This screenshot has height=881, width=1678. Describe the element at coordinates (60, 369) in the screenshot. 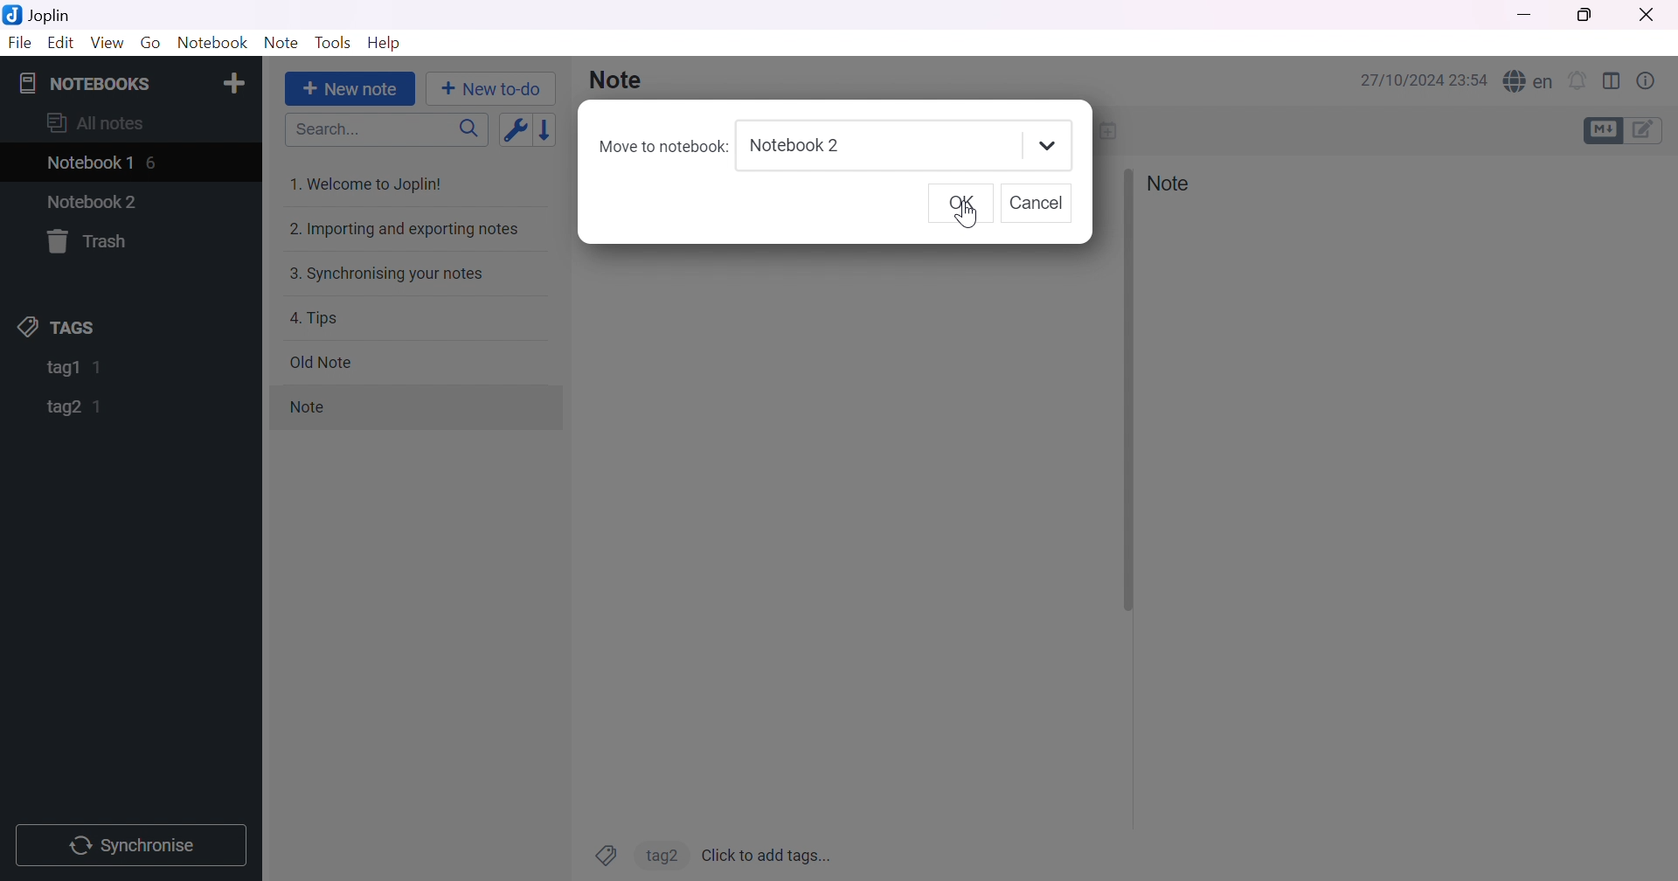

I see `tag1` at that location.